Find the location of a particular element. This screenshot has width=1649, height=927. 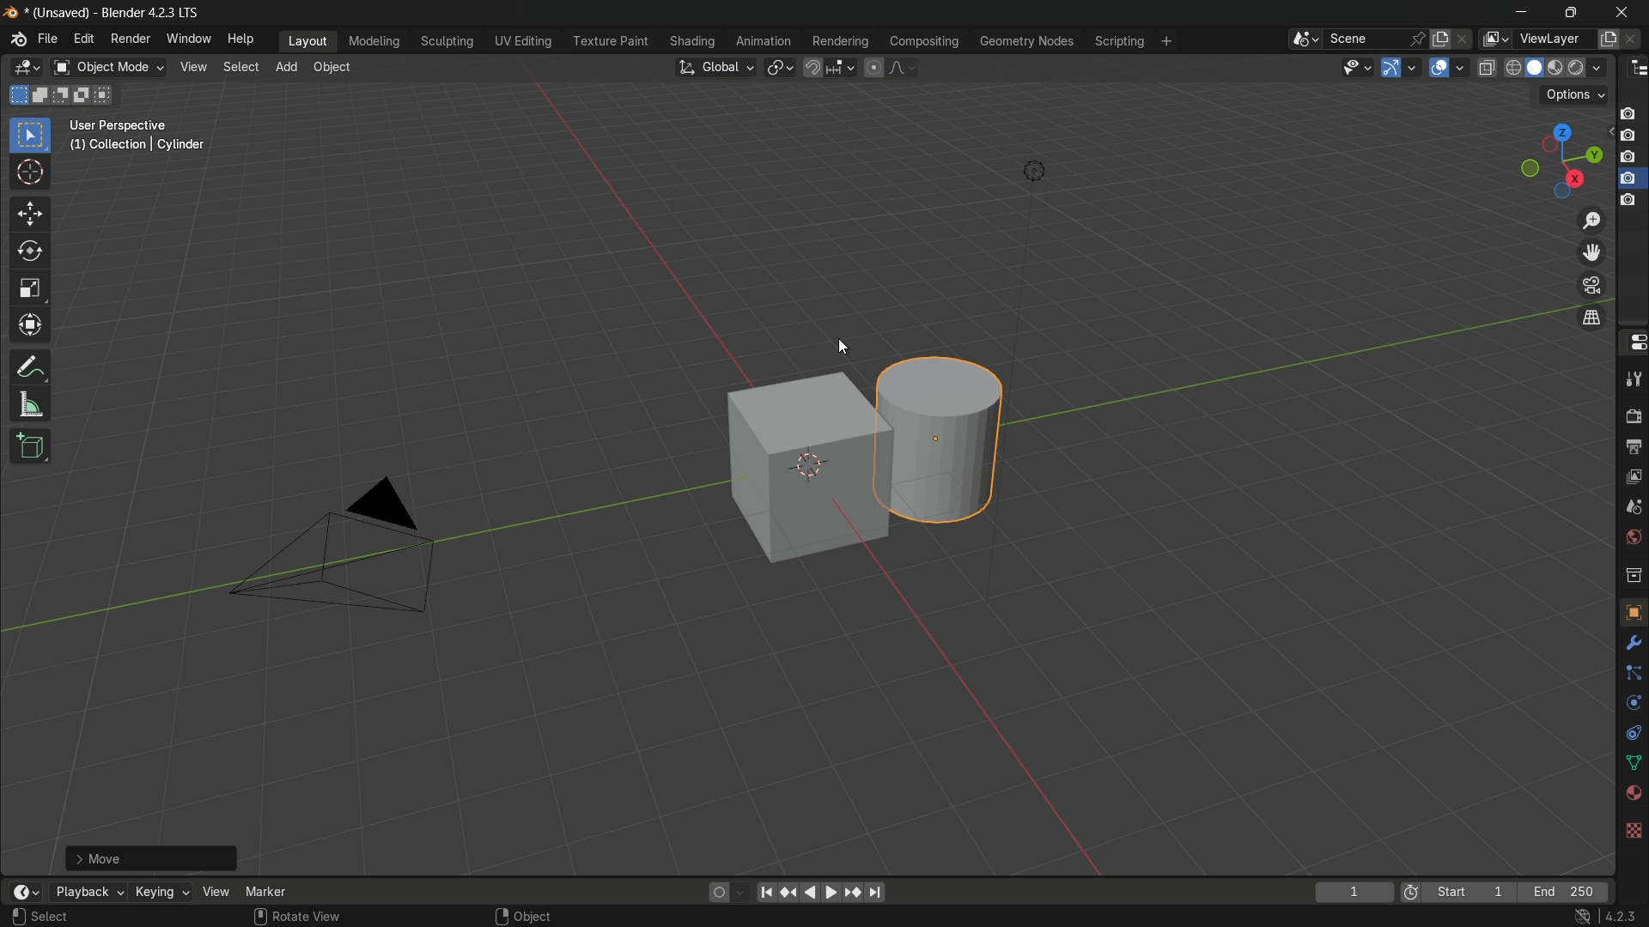

scene is located at coordinates (1632, 508).